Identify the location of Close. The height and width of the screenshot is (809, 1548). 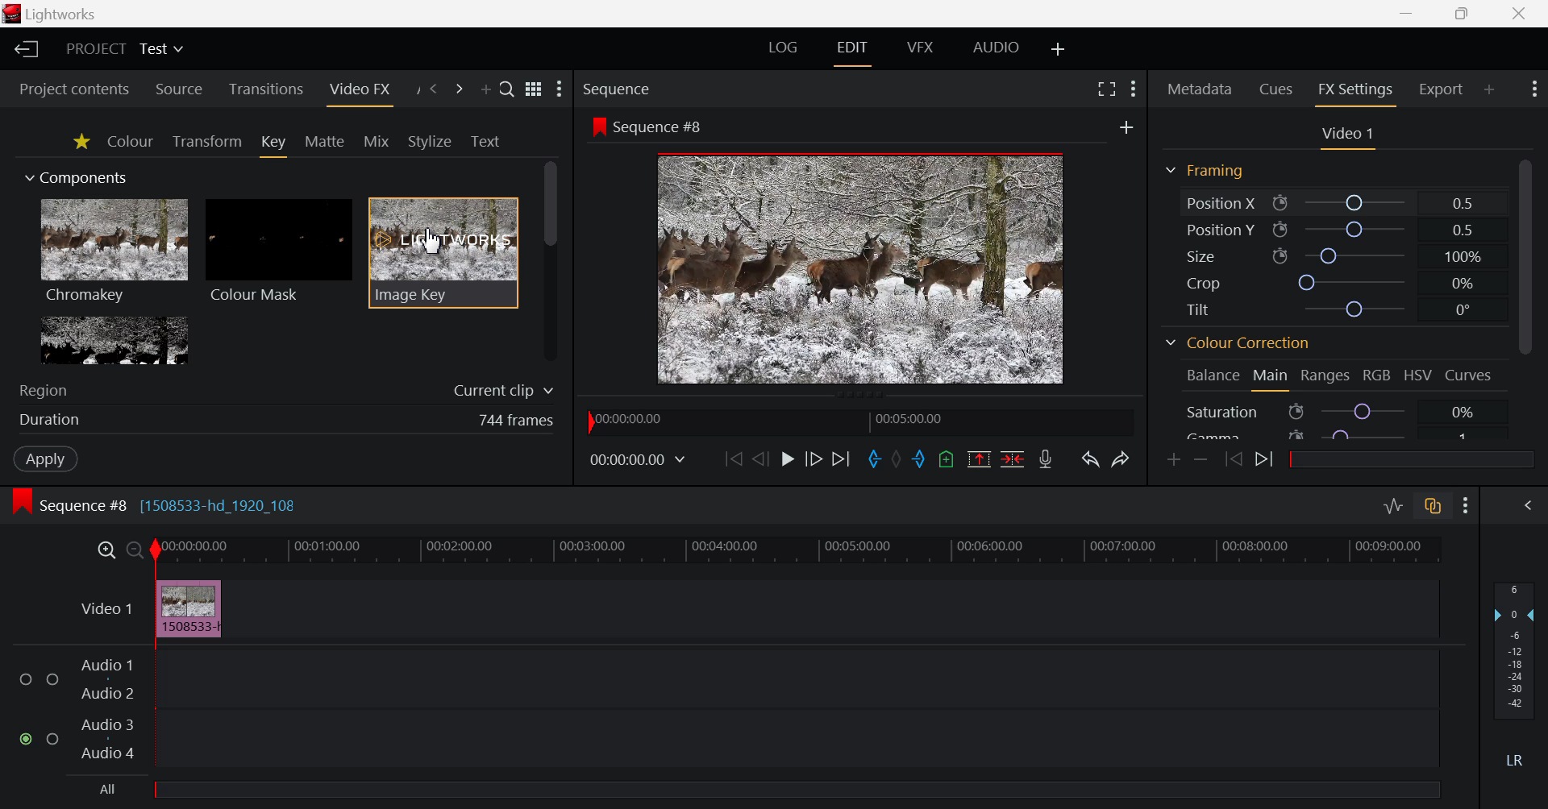
(1519, 14).